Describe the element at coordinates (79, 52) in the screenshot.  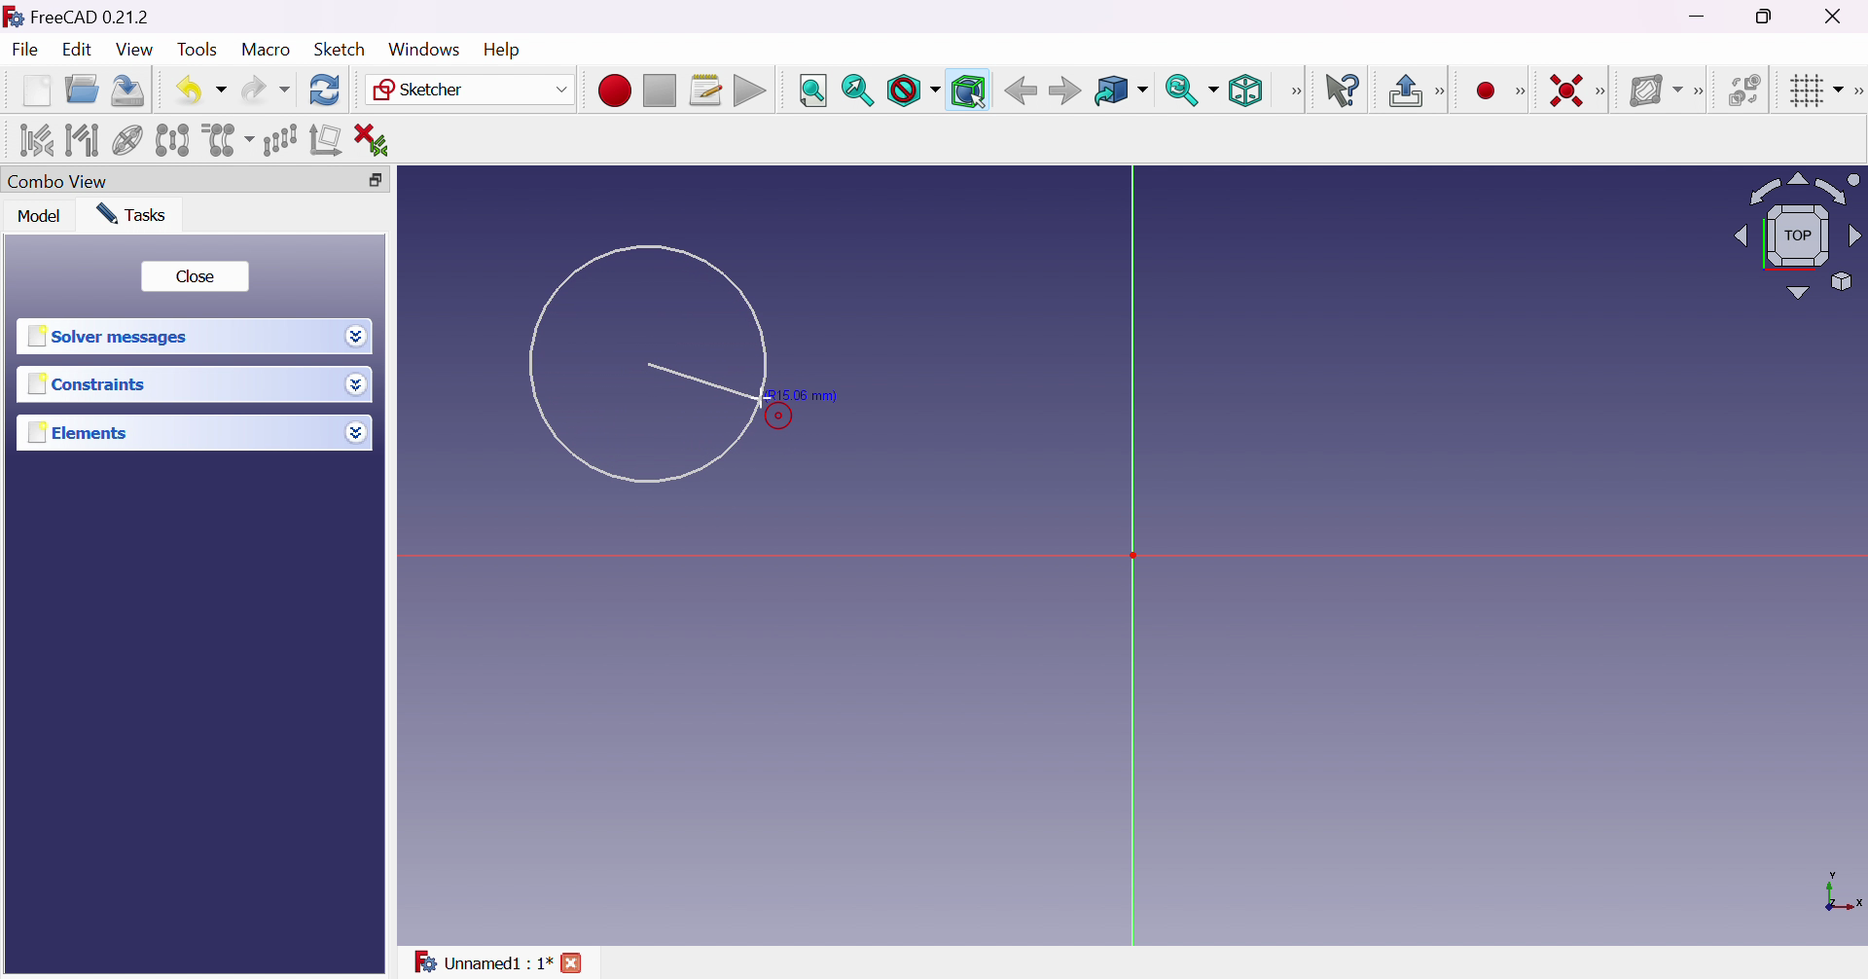
I see `Edit` at that location.